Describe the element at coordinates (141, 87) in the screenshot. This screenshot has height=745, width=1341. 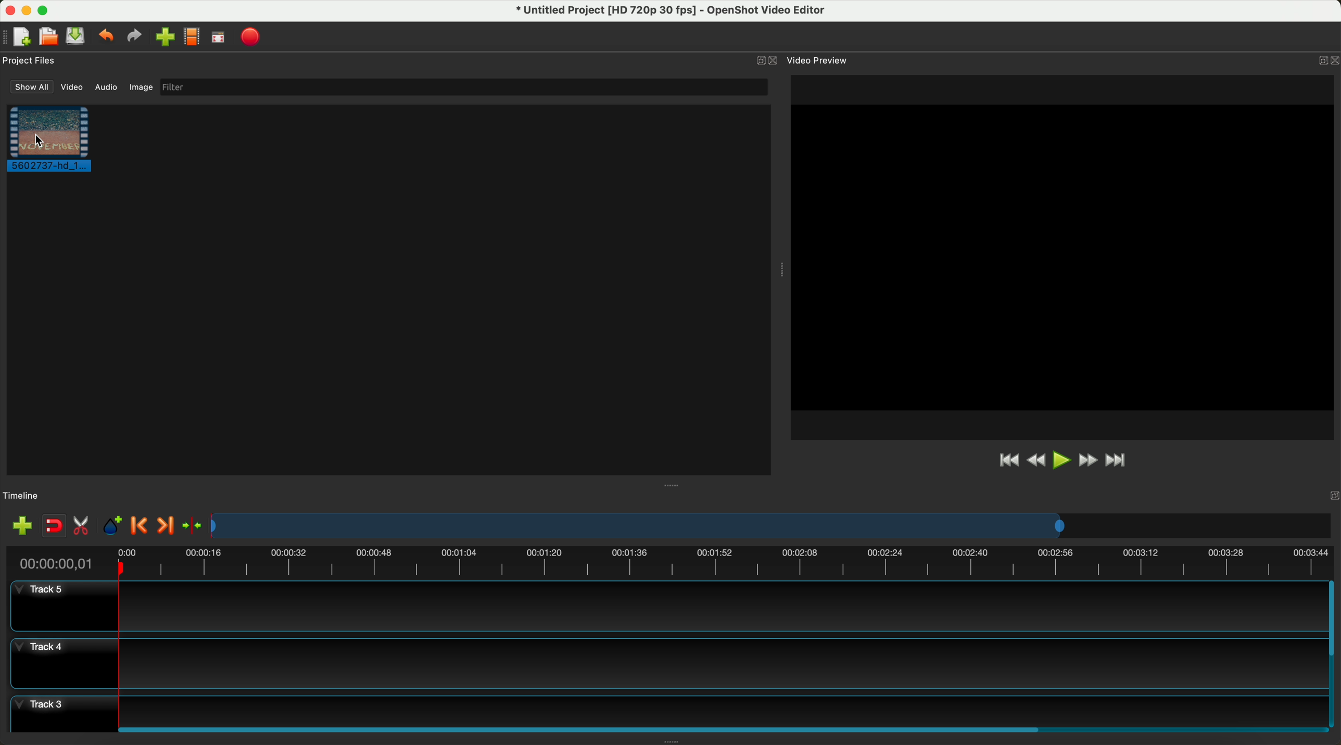
I see `image` at that location.